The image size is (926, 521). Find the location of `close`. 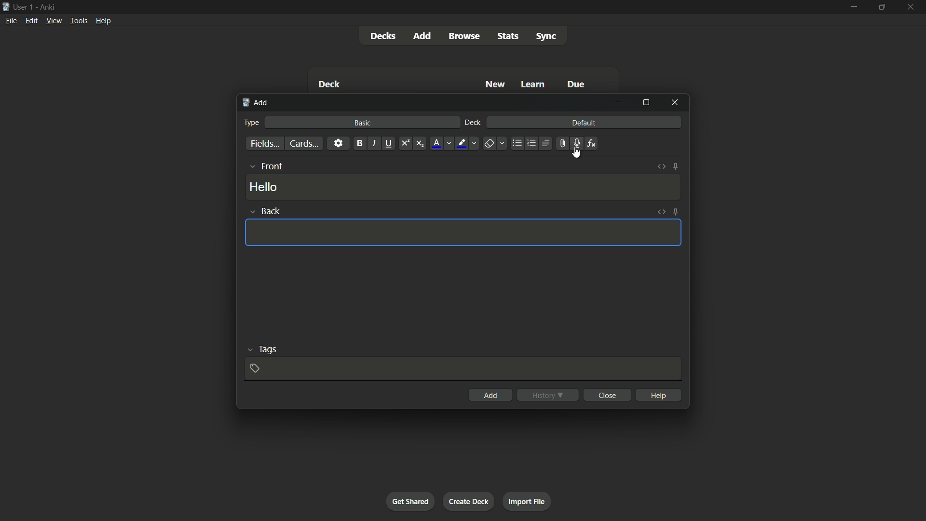

close is located at coordinates (609, 395).